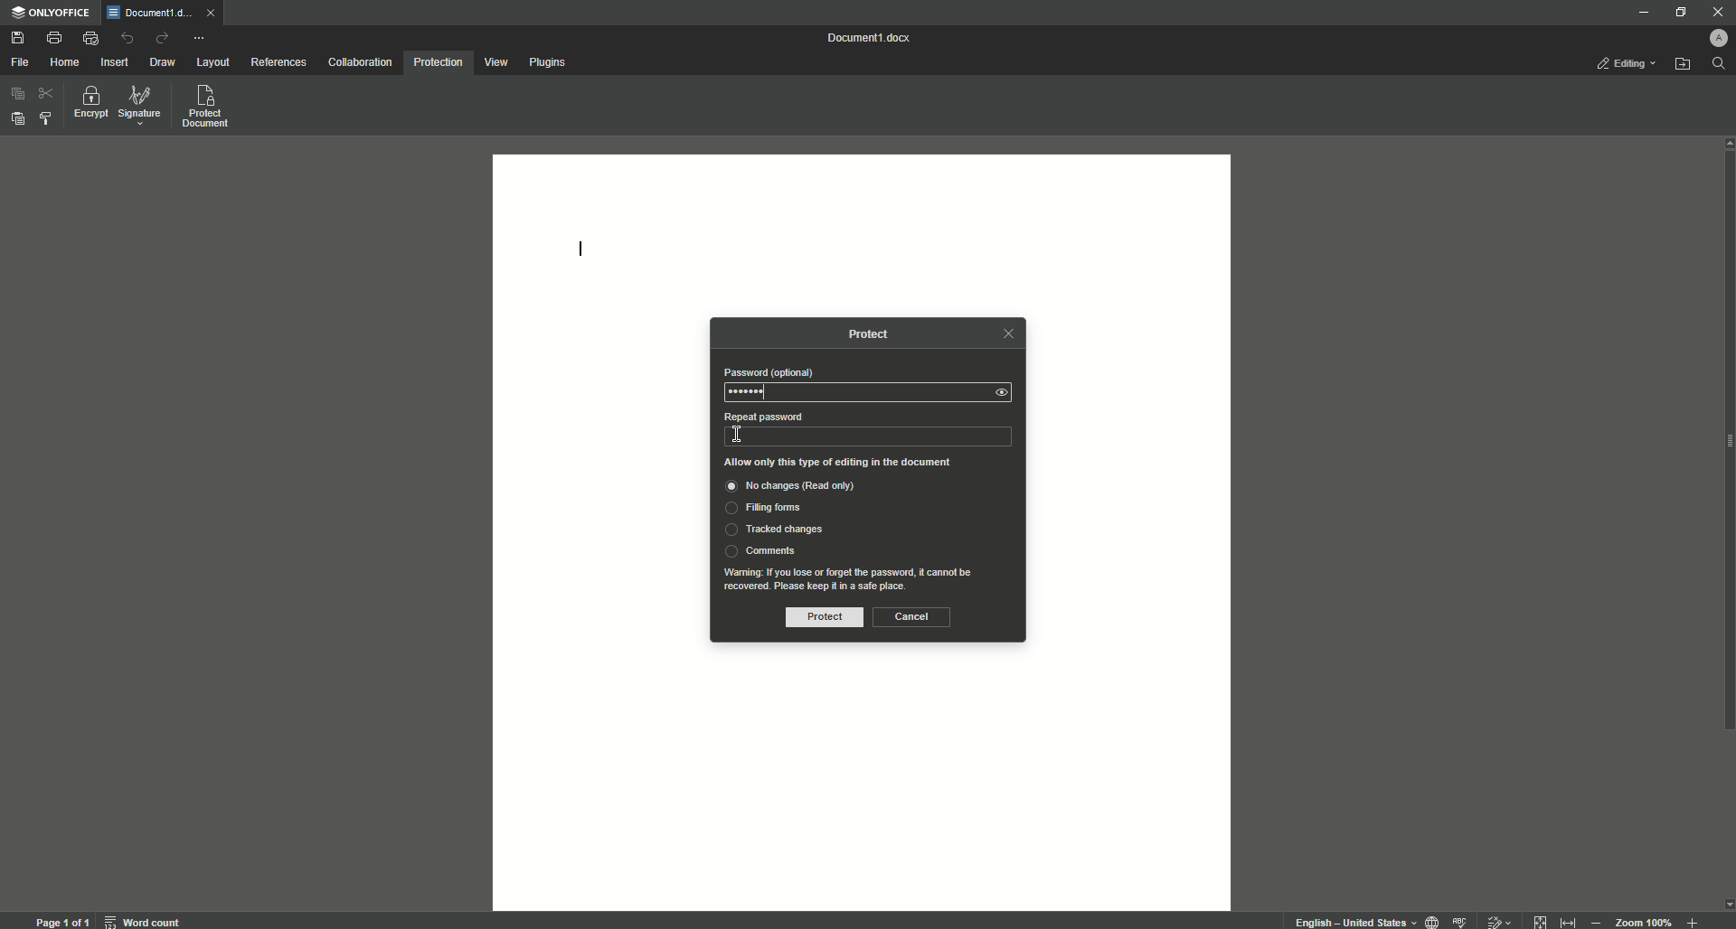  What do you see at coordinates (760, 550) in the screenshot?
I see `Comments` at bounding box center [760, 550].